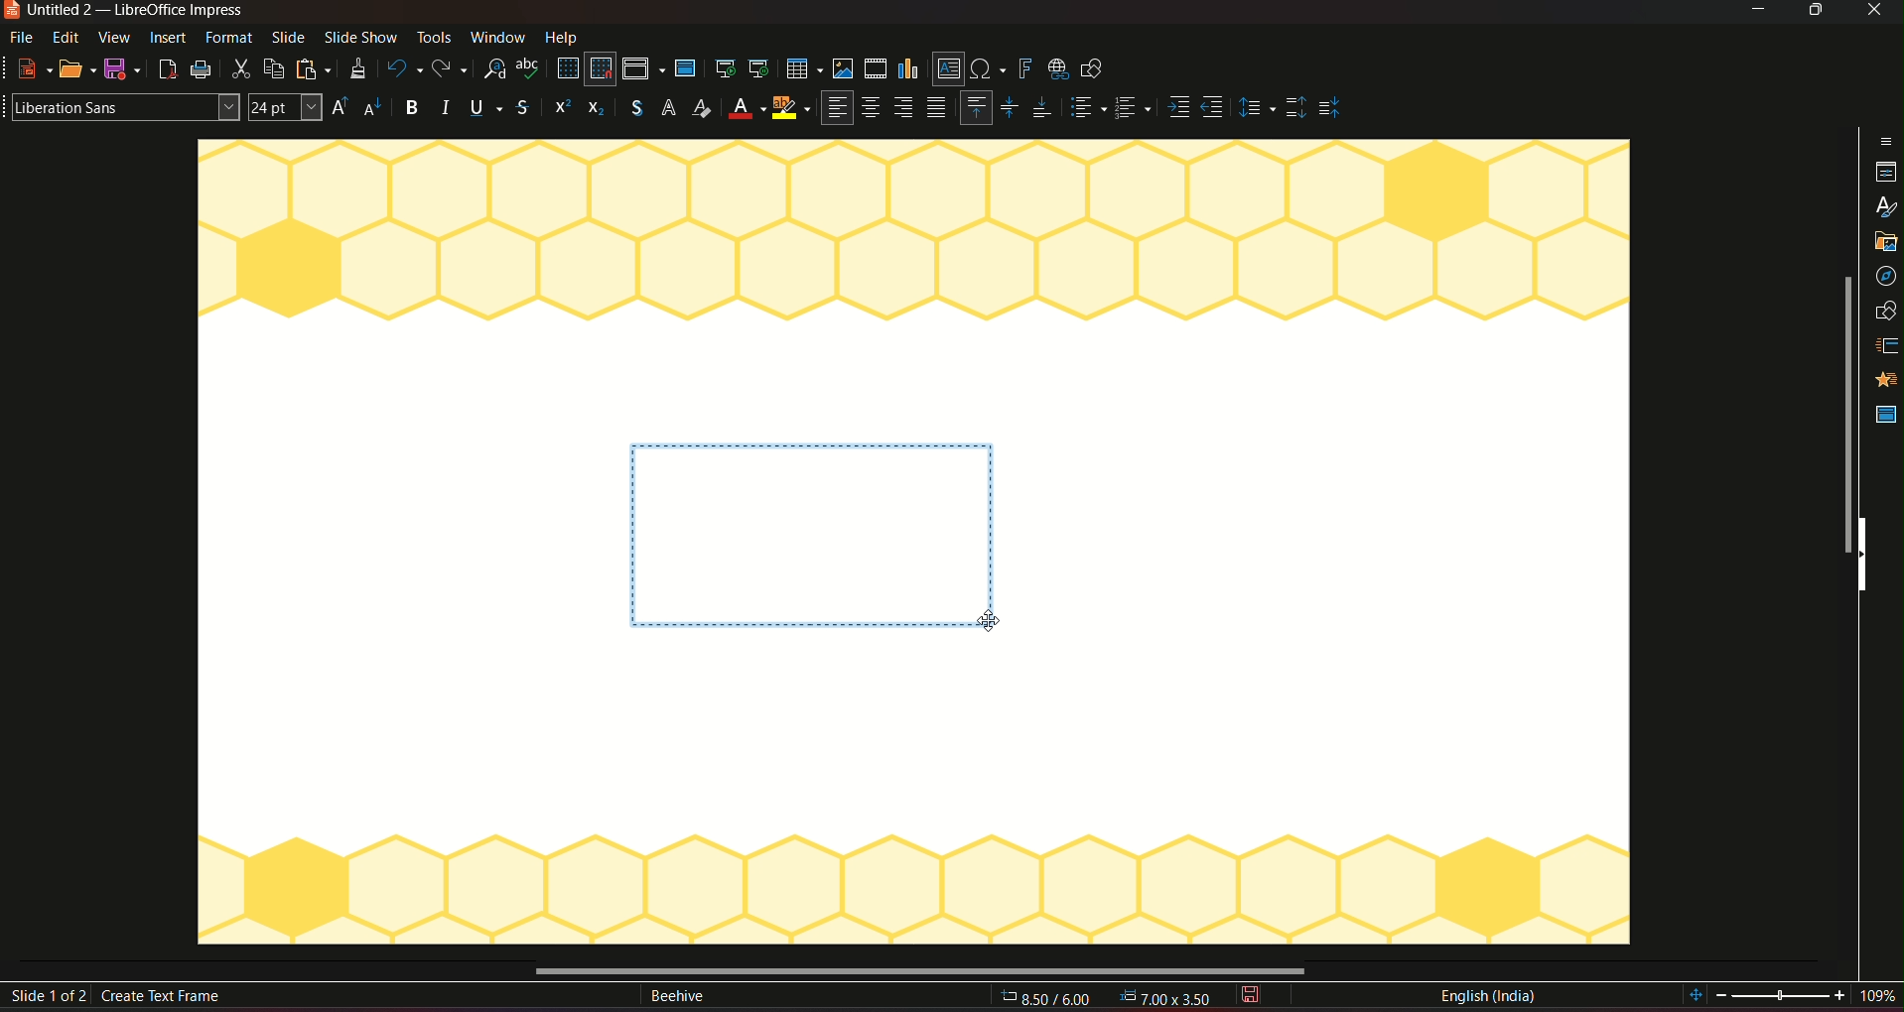 The width and height of the screenshot is (1904, 1012). Describe the element at coordinates (676, 998) in the screenshot. I see `text` at that location.